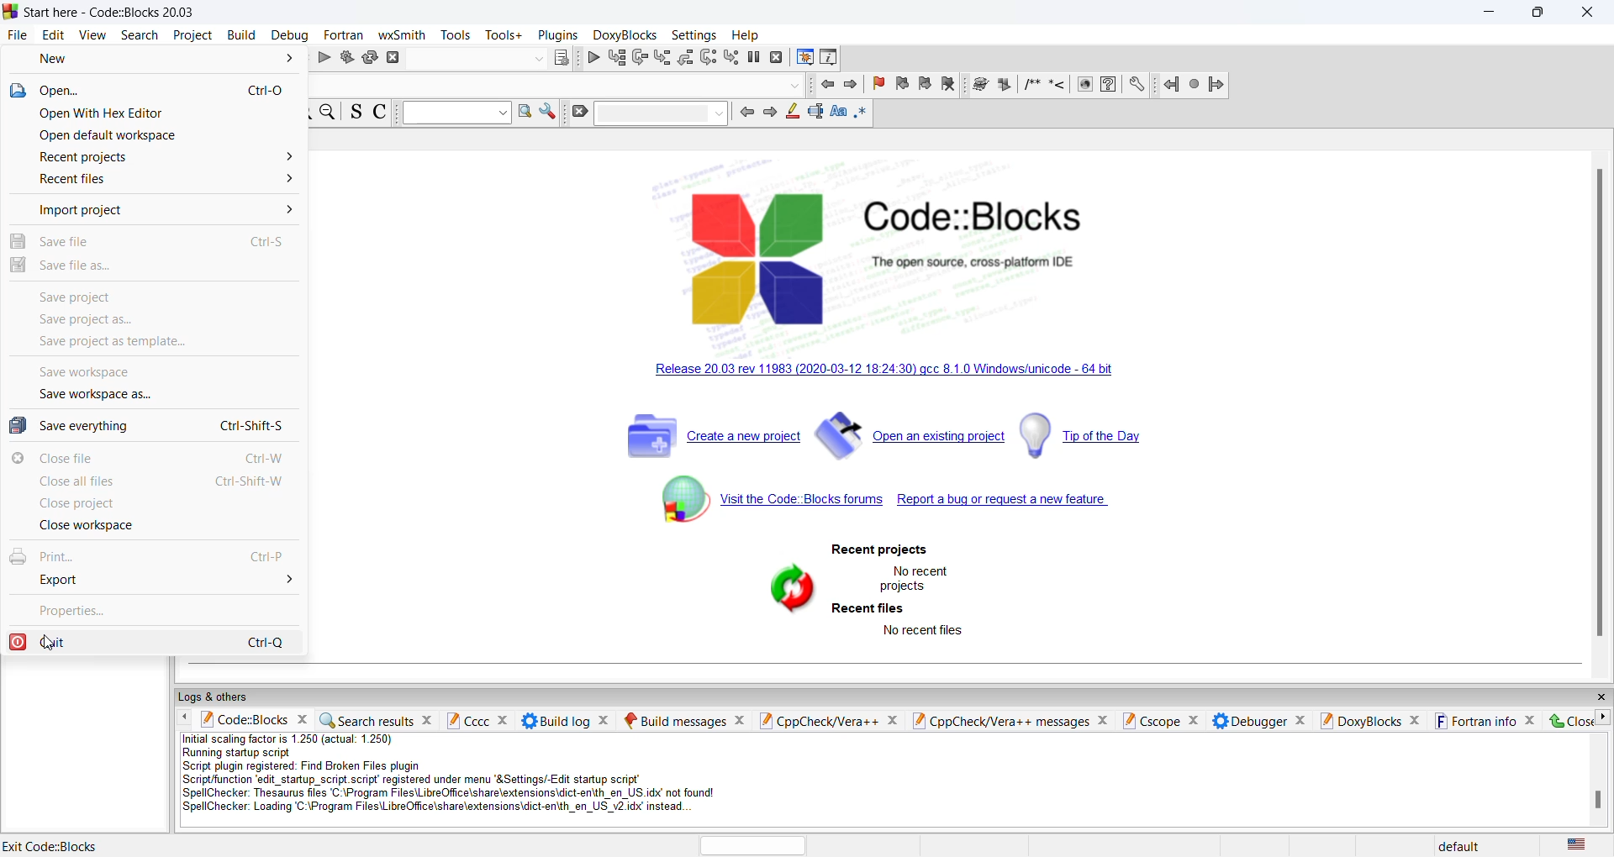  I want to click on option window, so click(524, 113).